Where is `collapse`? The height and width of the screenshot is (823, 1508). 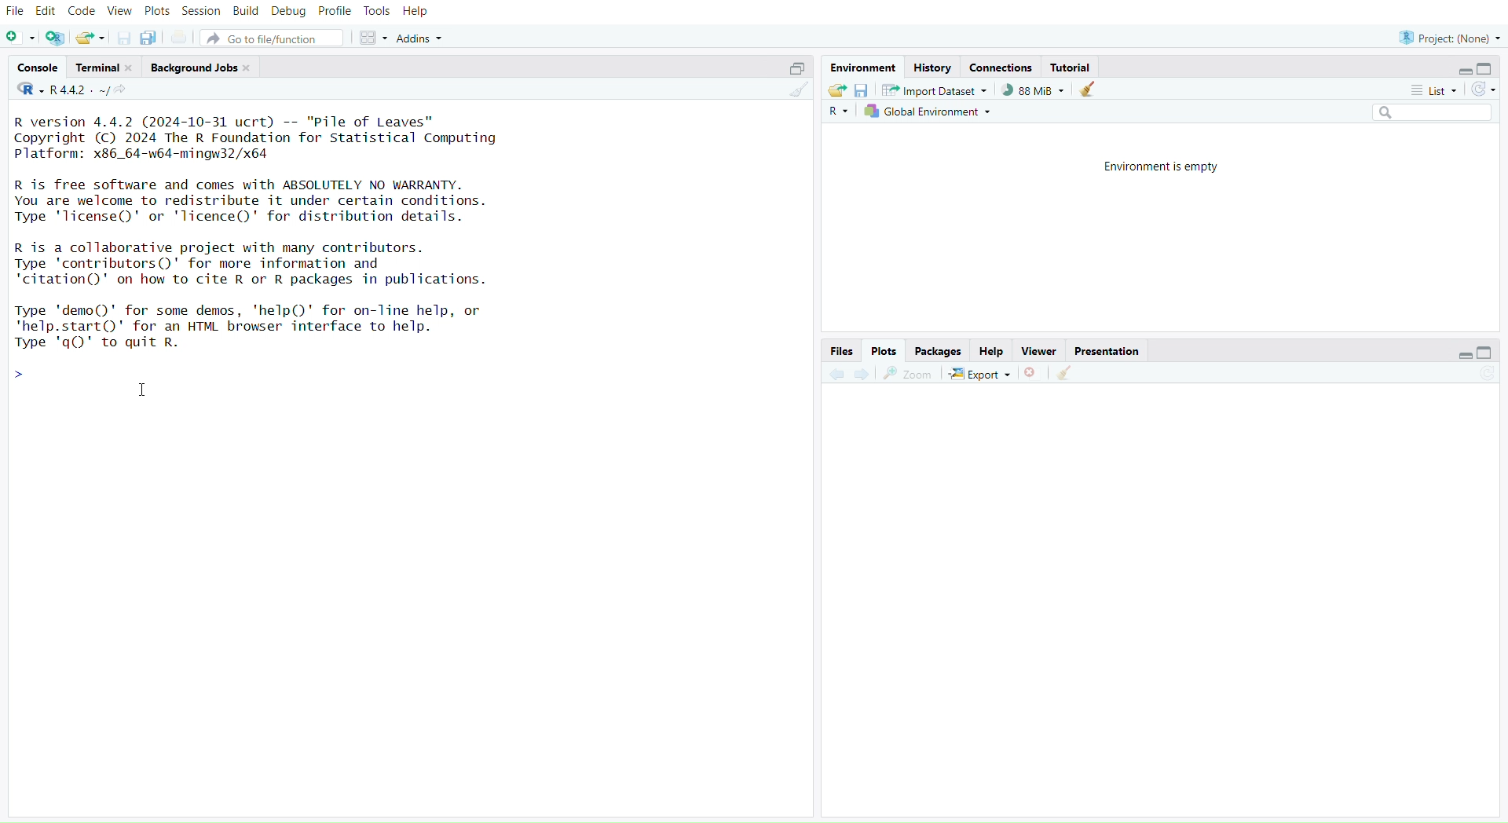 collapse is located at coordinates (1490, 353).